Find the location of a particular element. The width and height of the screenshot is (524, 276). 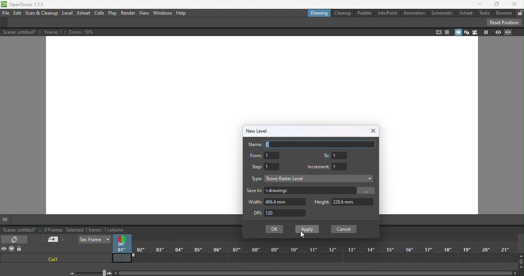

Cancel is located at coordinates (342, 229).